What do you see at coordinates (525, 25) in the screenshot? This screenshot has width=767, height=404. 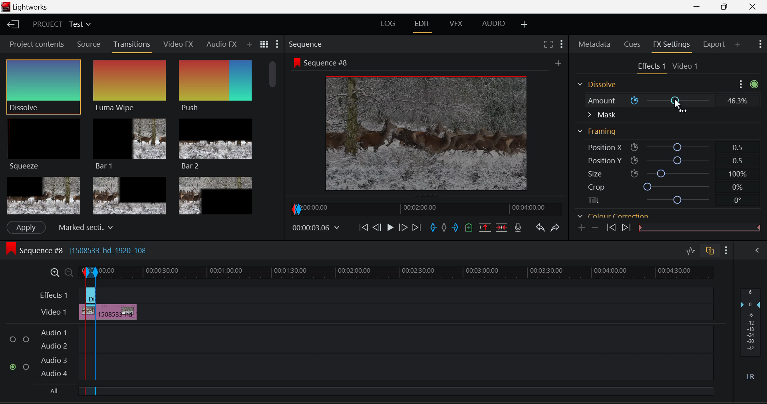 I see `Add Layout` at bounding box center [525, 25].